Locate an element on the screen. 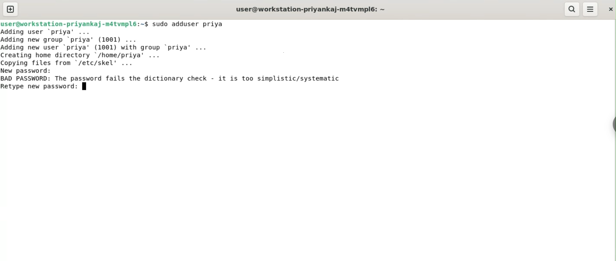 The image size is (616, 261). Adding user ‘priya’ ...

Adding new group ‘priya’ (1001) ...

Adding new user ‘priya' (1001) with group ‘priya’ ...
Creating home directory /home/priya’ ...

Copving files from "/etc/skel' ... is located at coordinates (125, 47).